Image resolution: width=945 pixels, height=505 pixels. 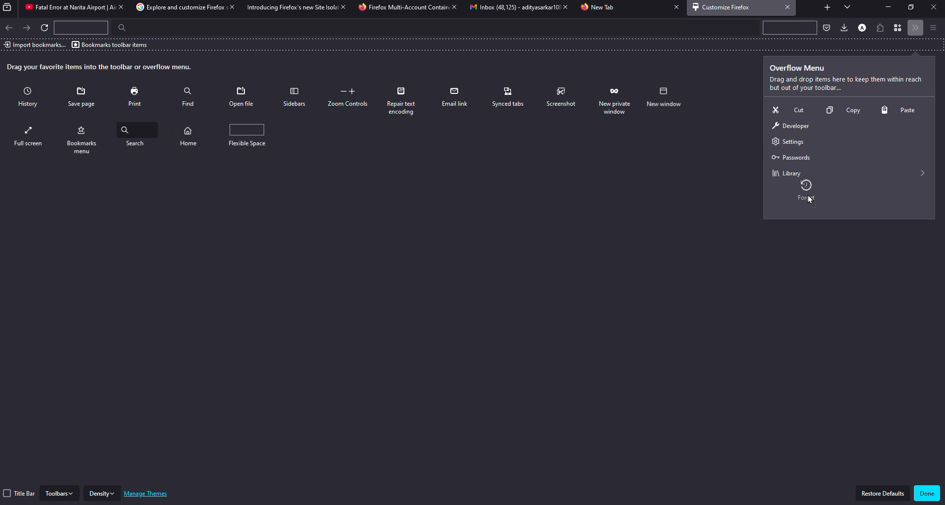 What do you see at coordinates (799, 68) in the screenshot?
I see `overflow menu` at bounding box center [799, 68].